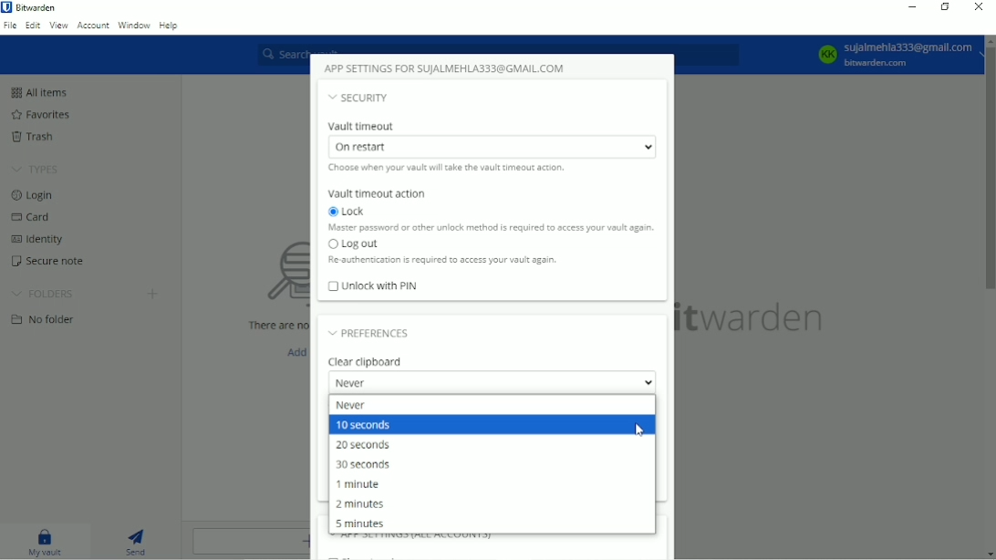 The height and width of the screenshot is (560, 996). I want to click on Create folder, so click(151, 295).